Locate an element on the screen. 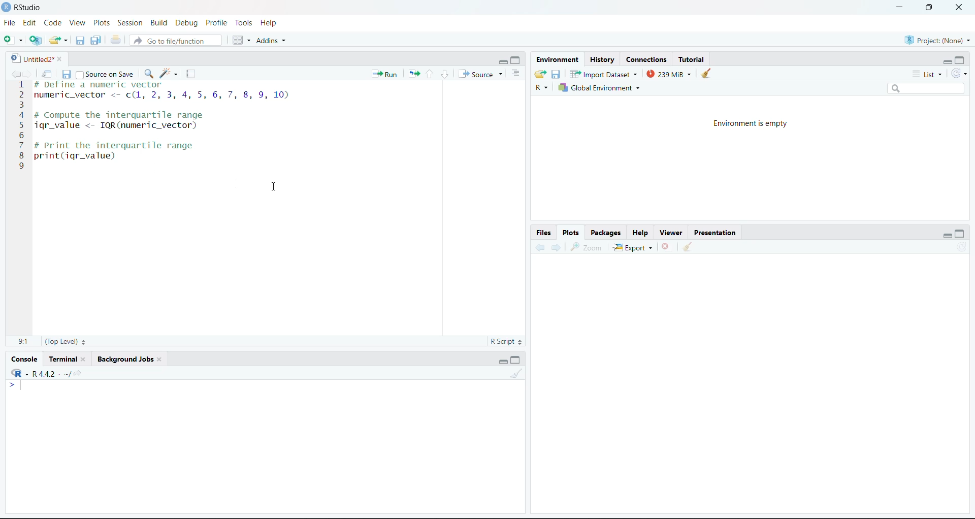 The image size is (975, 519). Help is located at coordinates (274, 23).